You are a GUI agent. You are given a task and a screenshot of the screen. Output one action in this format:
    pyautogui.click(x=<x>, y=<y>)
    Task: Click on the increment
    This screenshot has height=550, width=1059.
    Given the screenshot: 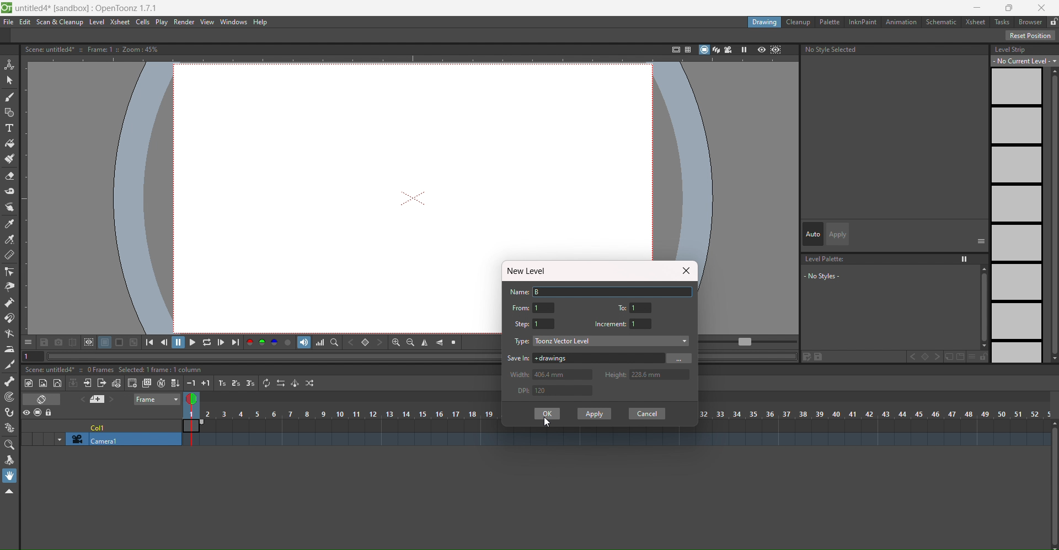 What is the action you would take?
    pyautogui.click(x=610, y=324)
    